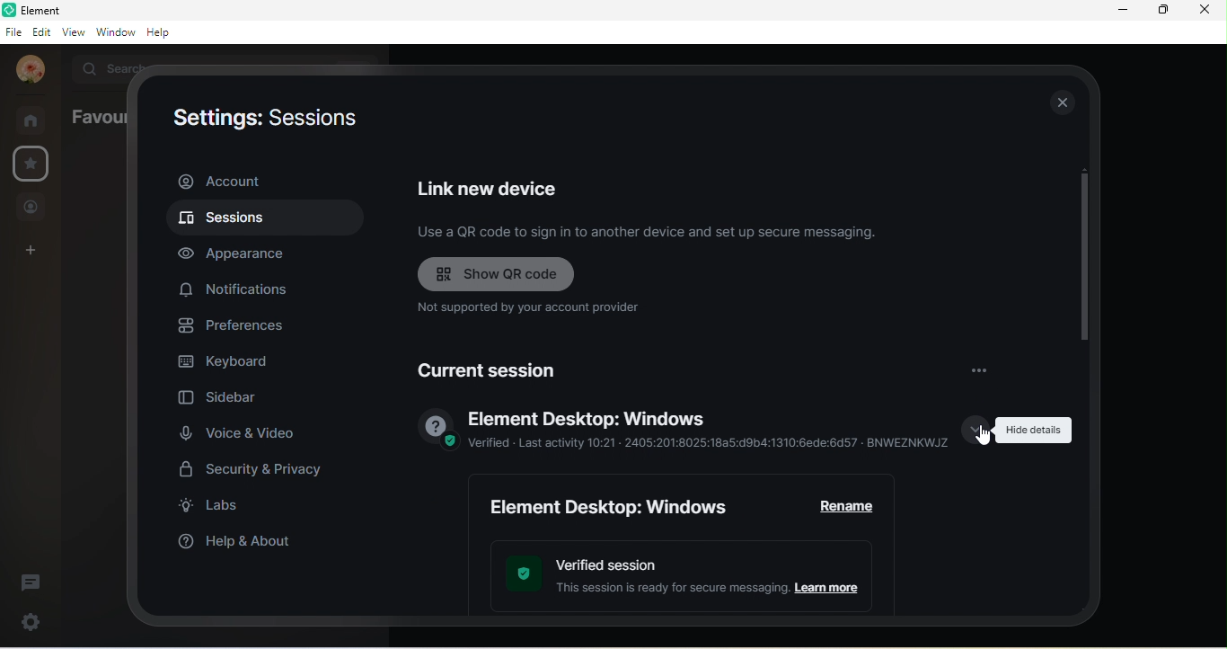 Image resolution: width=1227 pixels, height=649 pixels. I want to click on show details, so click(975, 428).